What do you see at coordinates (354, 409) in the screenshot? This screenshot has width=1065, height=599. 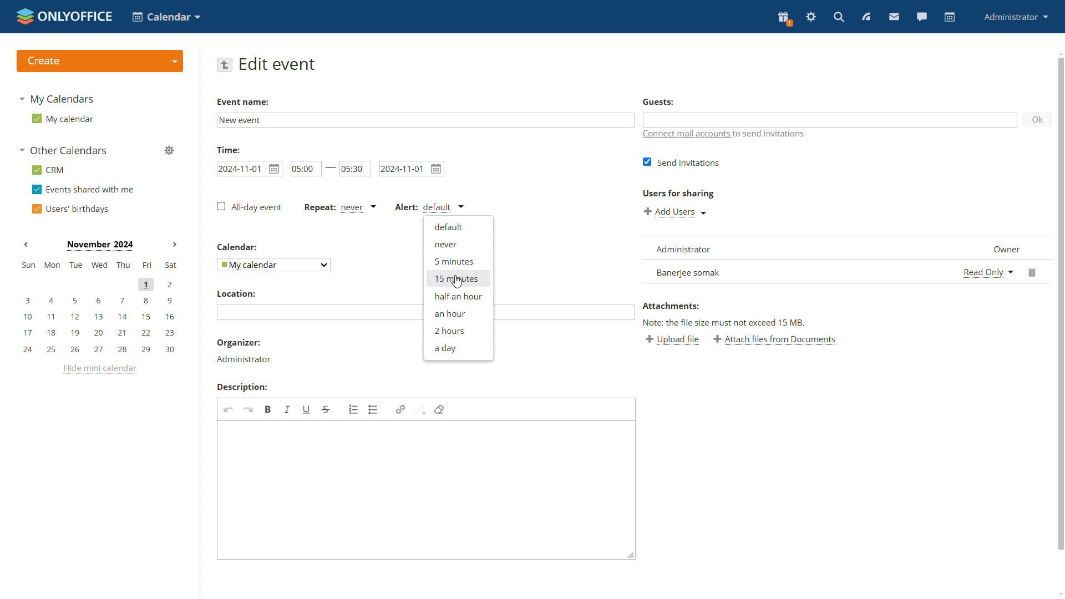 I see `insert/remove numbered list` at bounding box center [354, 409].